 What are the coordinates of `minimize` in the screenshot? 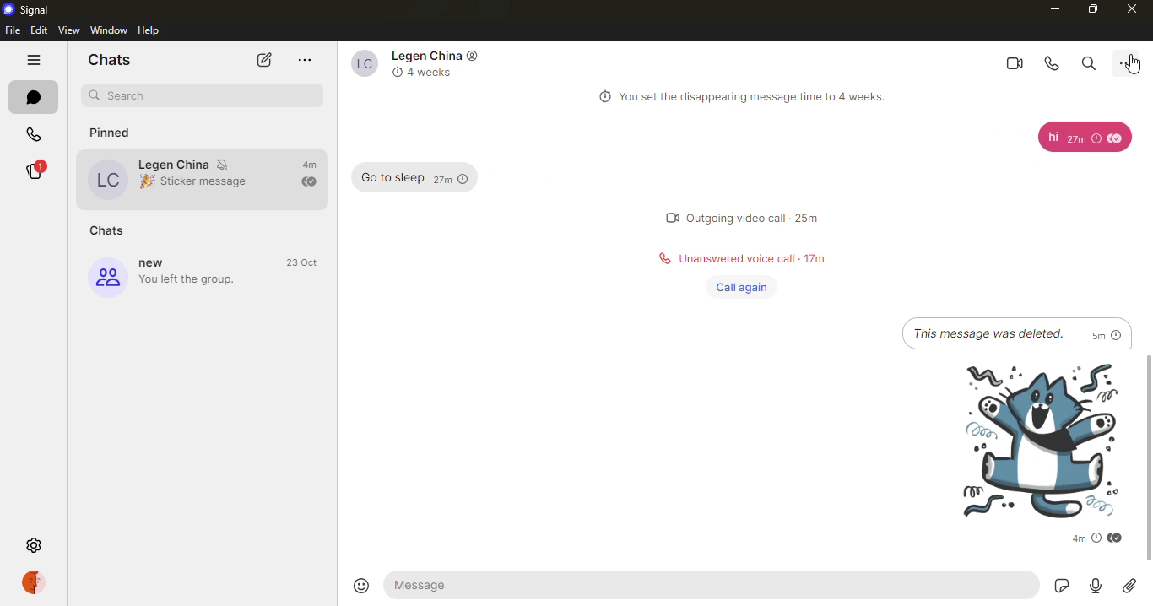 It's located at (1053, 8).